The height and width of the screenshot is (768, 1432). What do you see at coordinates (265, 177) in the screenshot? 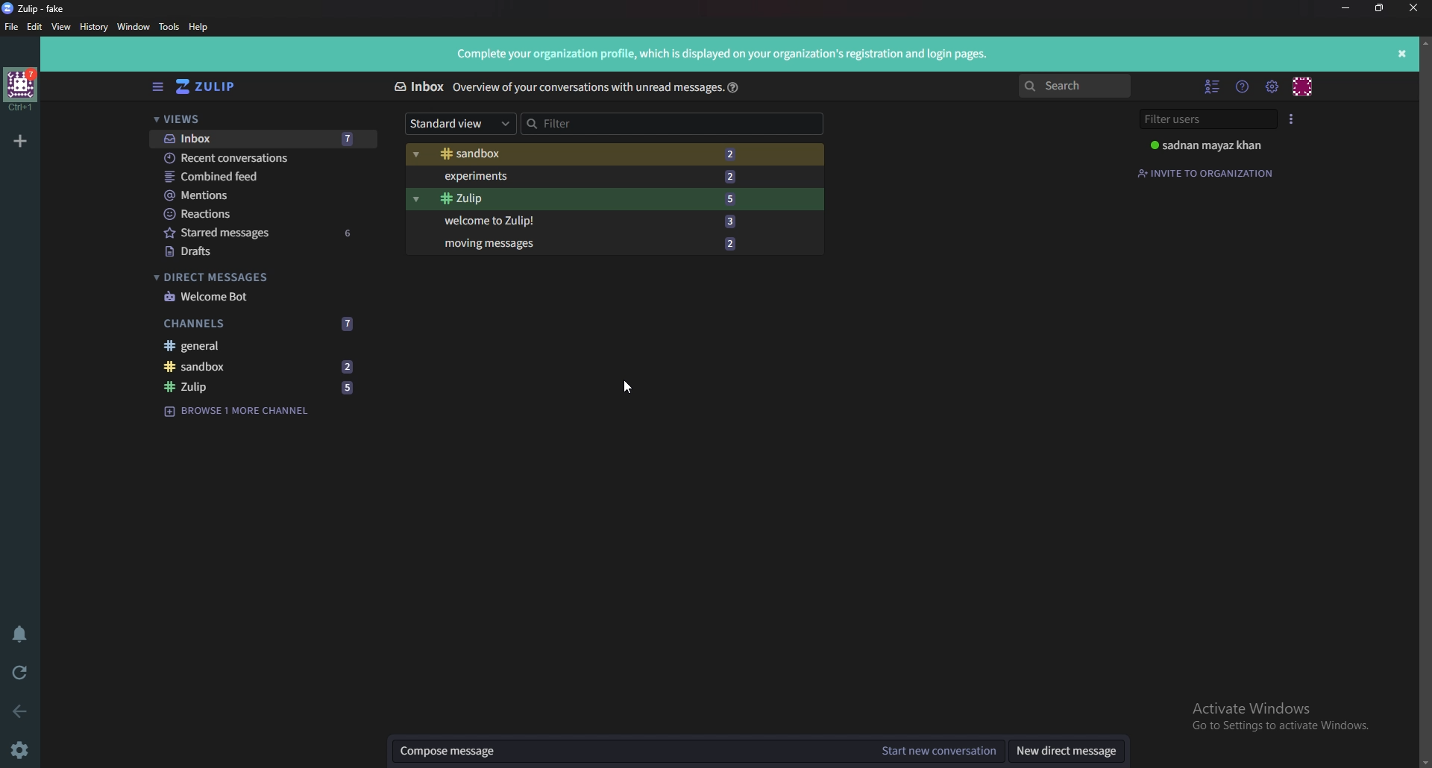
I see `Combine feed` at bounding box center [265, 177].